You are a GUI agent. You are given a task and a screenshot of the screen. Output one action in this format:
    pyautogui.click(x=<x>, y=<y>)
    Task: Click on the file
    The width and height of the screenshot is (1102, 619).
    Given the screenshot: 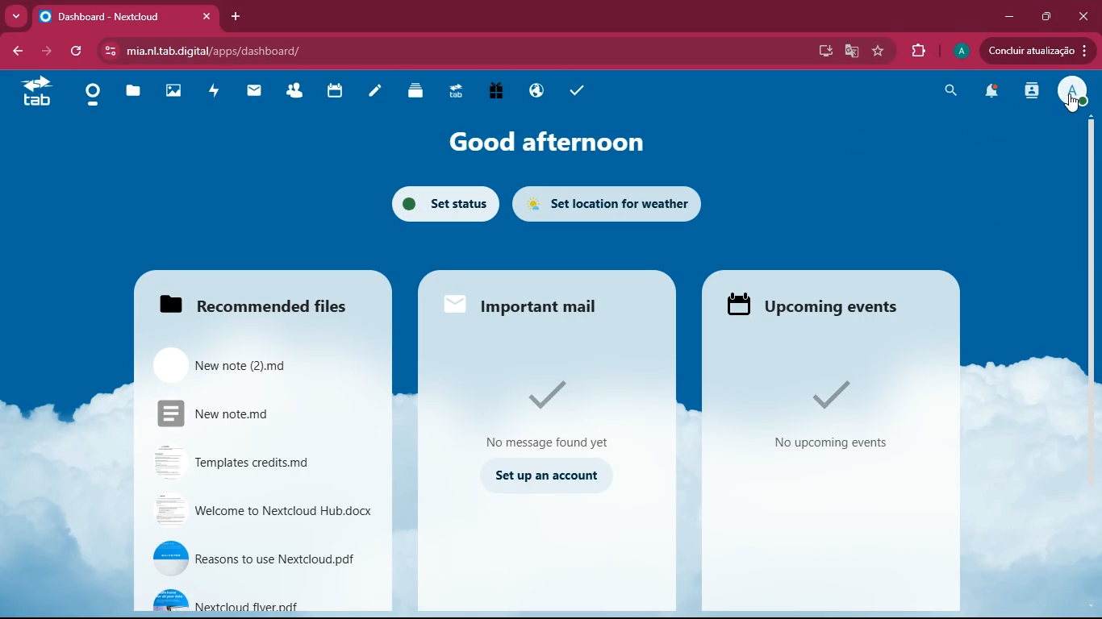 What is the action you would take?
    pyautogui.click(x=257, y=413)
    